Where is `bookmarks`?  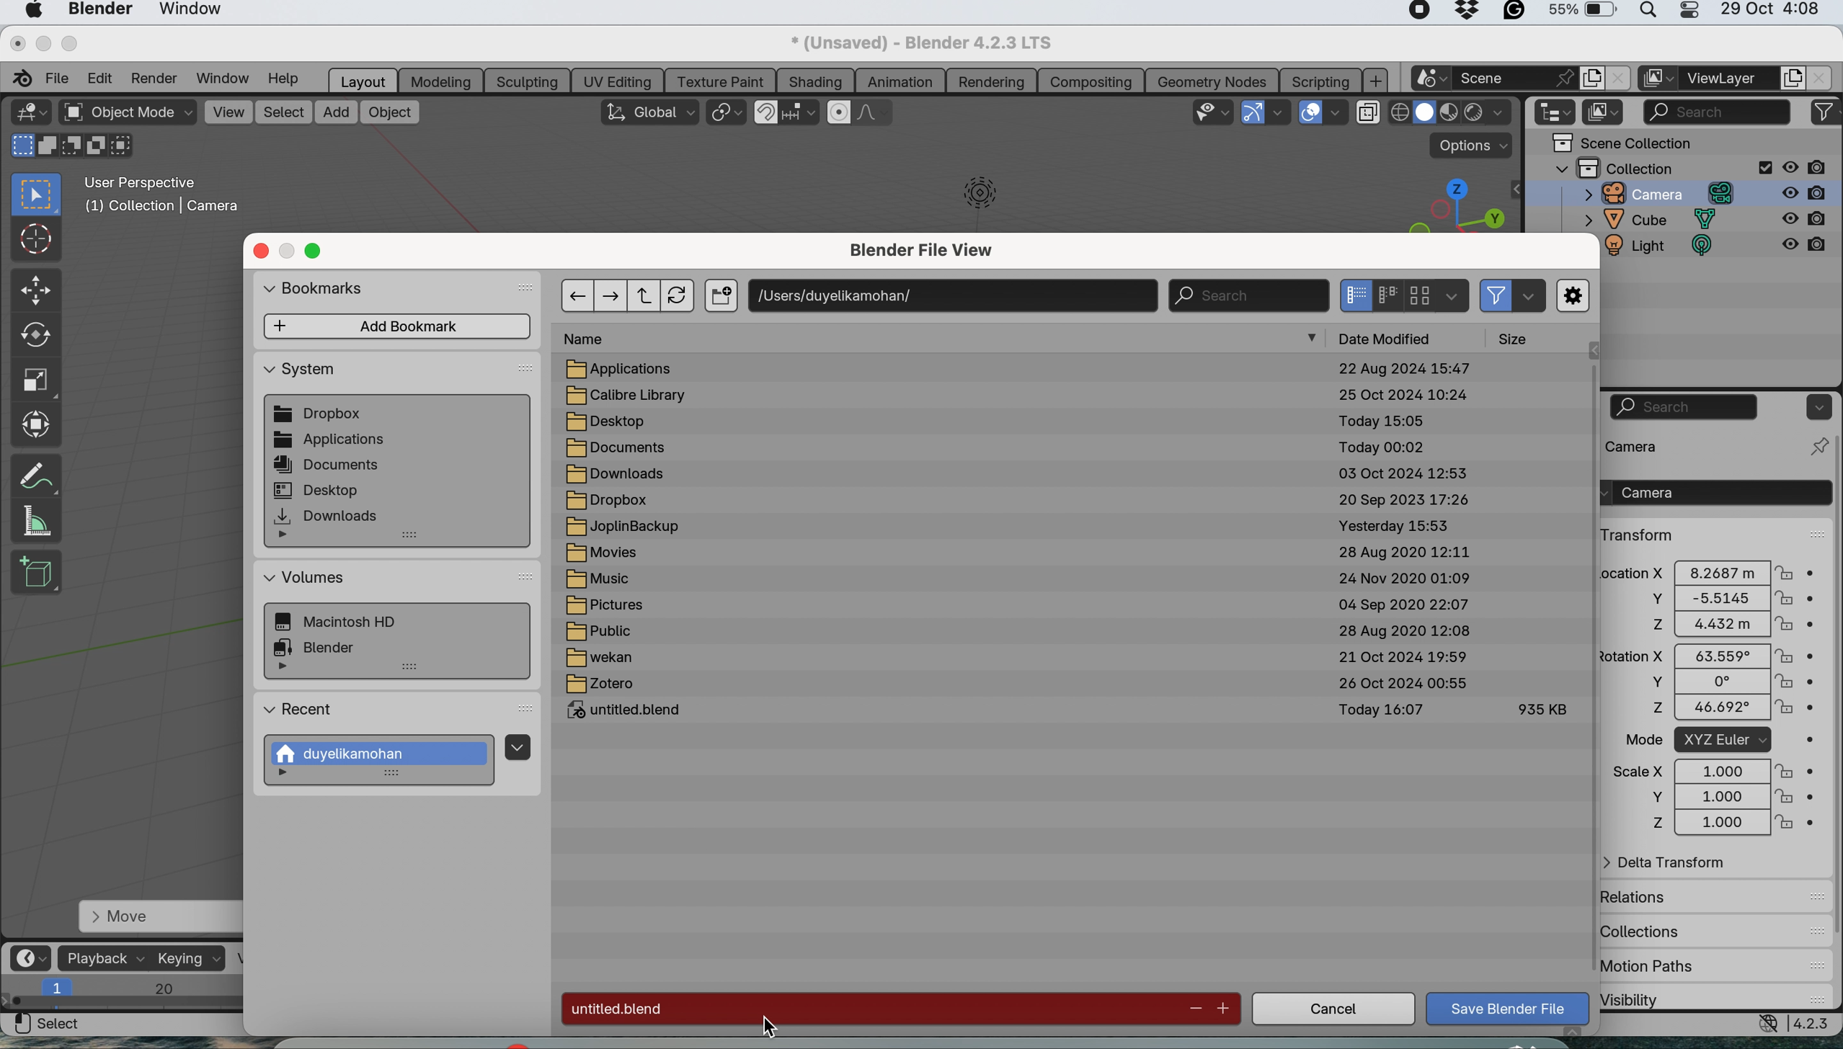 bookmarks is located at coordinates (324, 291).